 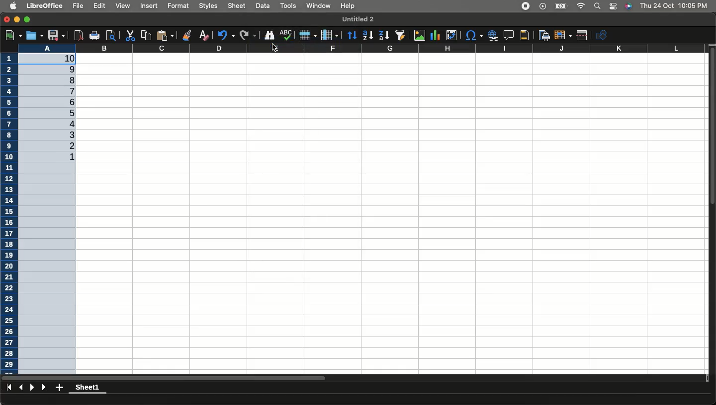 What do you see at coordinates (110, 35) in the screenshot?
I see `Toggle preview` at bounding box center [110, 35].